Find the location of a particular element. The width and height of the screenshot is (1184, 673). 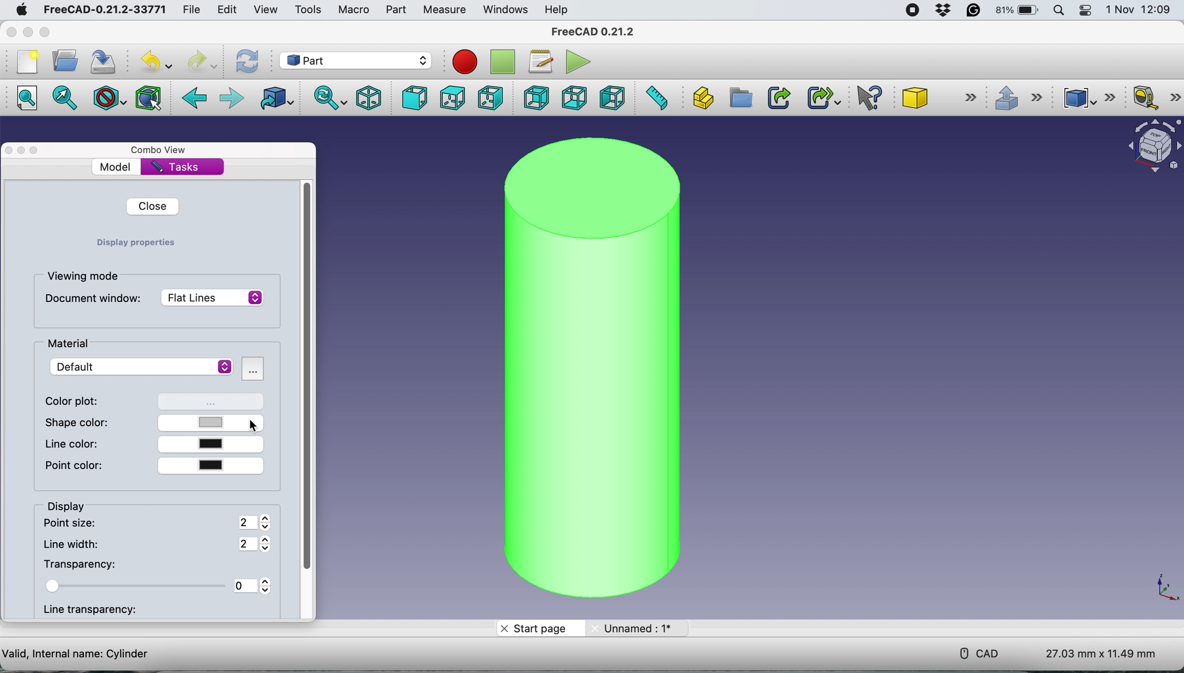

undo is located at coordinates (151, 62).